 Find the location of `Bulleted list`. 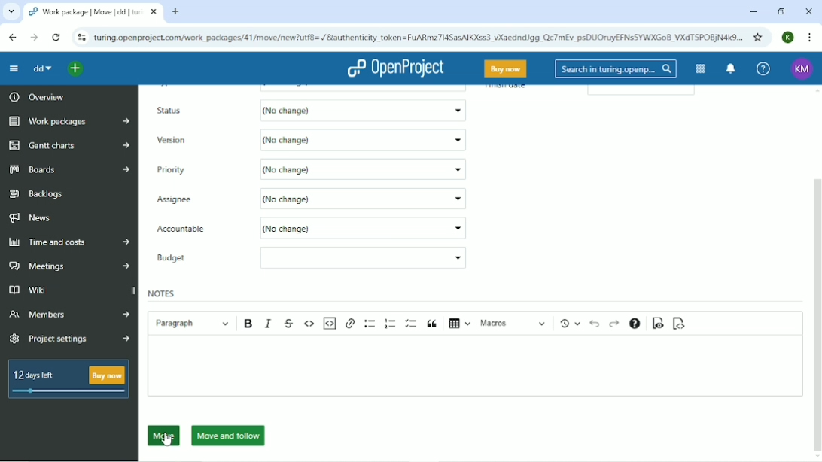

Bulleted list is located at coordinates (370, 322).